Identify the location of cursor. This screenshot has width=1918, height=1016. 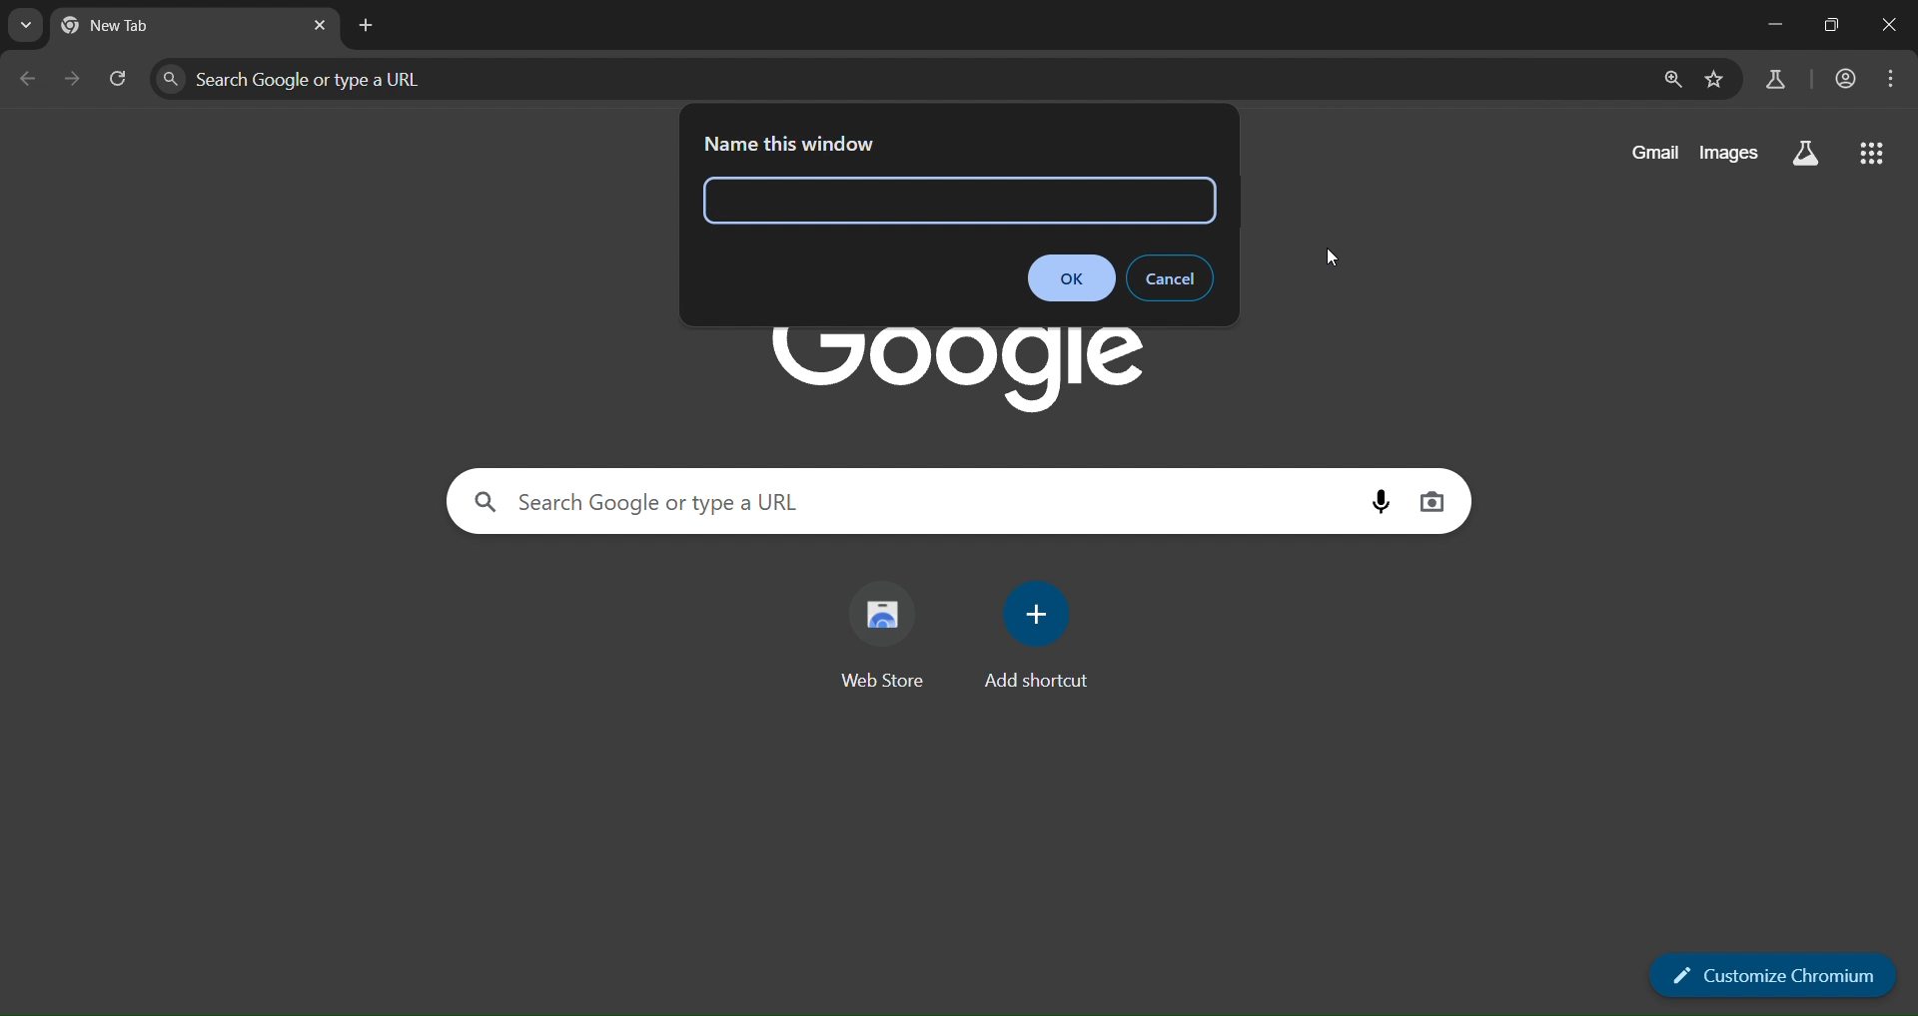
(1339, 255).